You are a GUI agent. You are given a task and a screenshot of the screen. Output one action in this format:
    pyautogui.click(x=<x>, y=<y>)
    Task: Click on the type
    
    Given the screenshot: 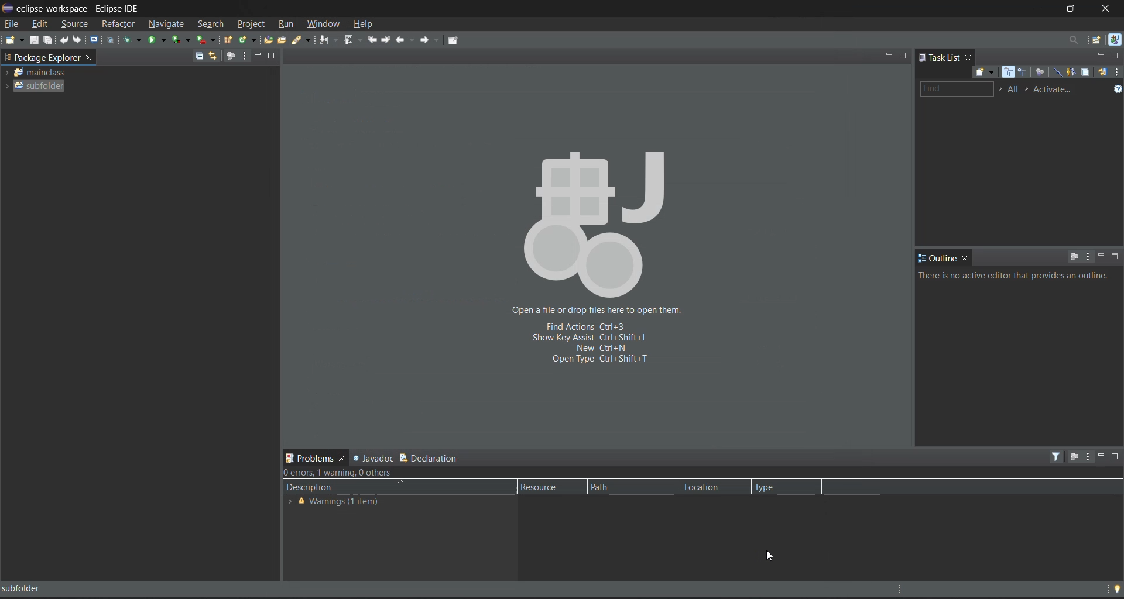 What is the action you would take?
    pyautogui.click(x=780, y=487)
    